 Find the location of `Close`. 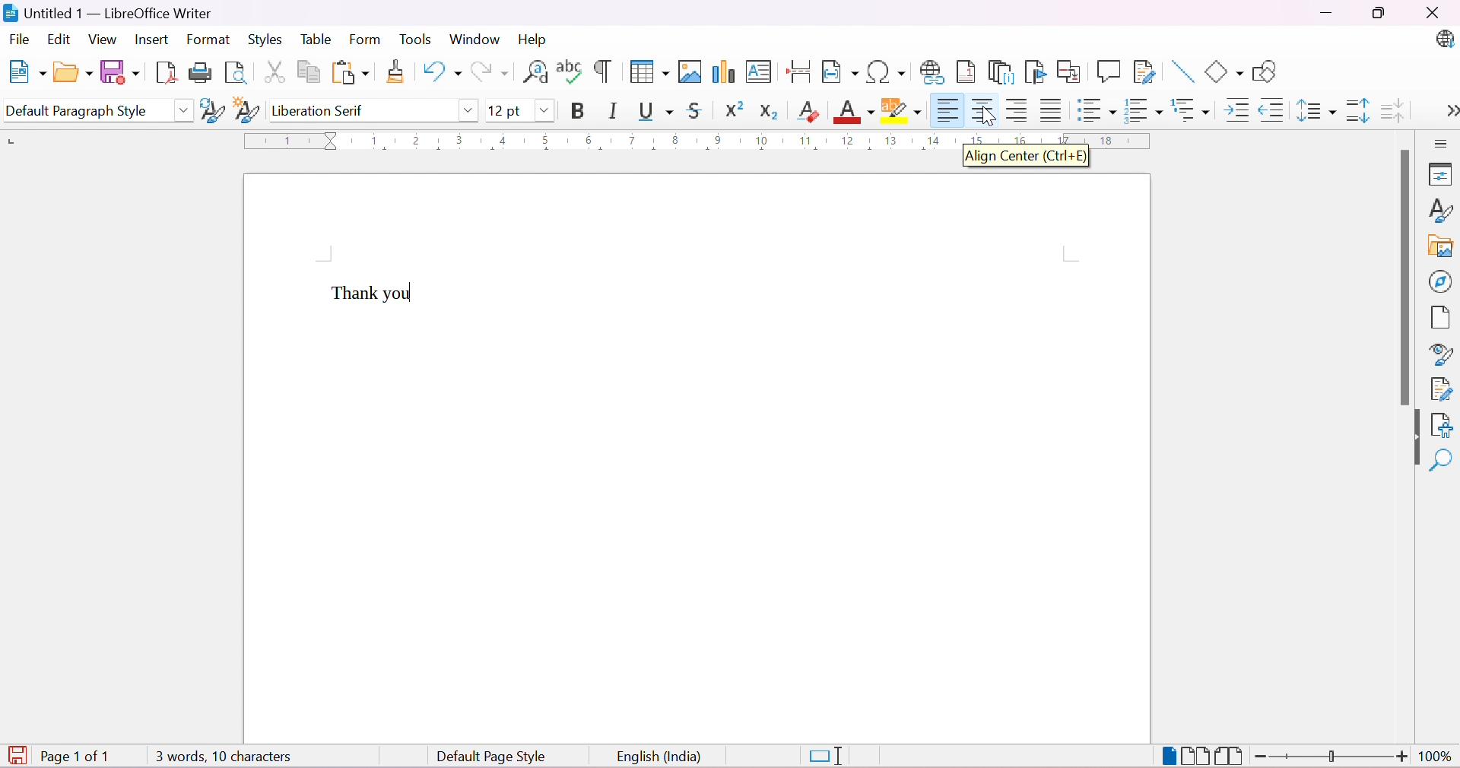

Close is located at coordinates (1438, 14).